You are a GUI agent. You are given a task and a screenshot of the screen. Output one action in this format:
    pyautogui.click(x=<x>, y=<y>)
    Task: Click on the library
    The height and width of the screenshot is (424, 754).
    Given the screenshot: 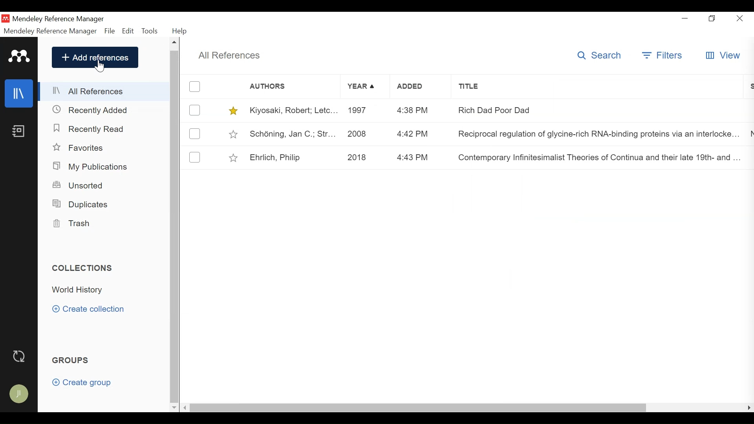 What is the action you would take?
    pyautogui.click(x=20, y=93)
    